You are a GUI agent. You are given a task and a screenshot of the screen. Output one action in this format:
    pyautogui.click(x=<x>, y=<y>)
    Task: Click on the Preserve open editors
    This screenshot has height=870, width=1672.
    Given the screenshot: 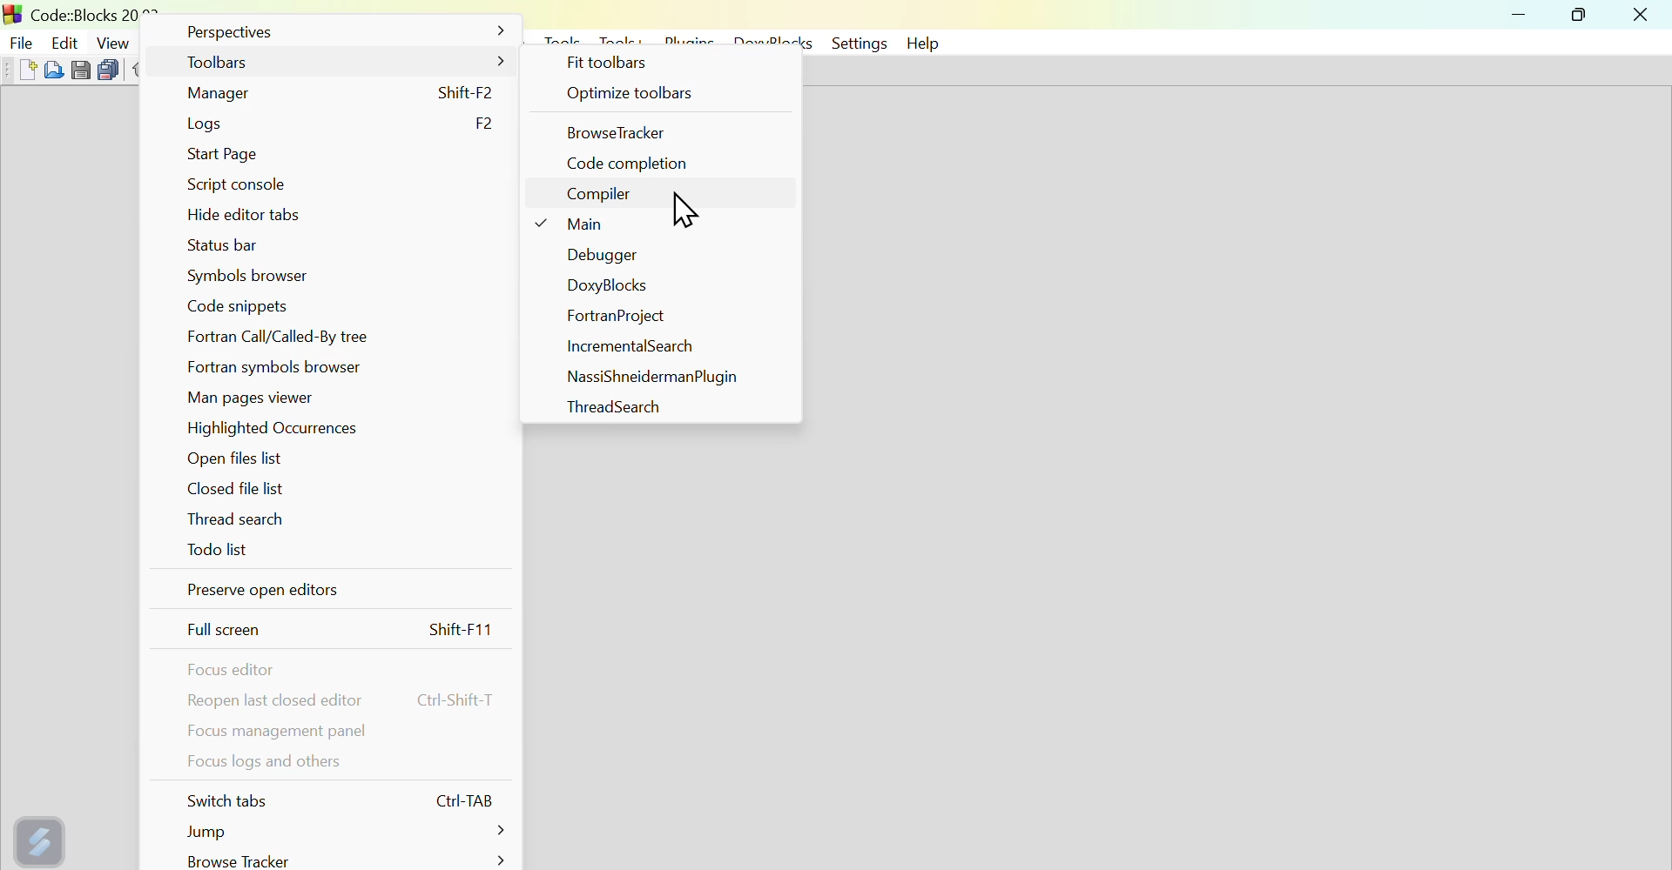 What is the action you would take?
    pyautogui.click(x=330, y=595)
    